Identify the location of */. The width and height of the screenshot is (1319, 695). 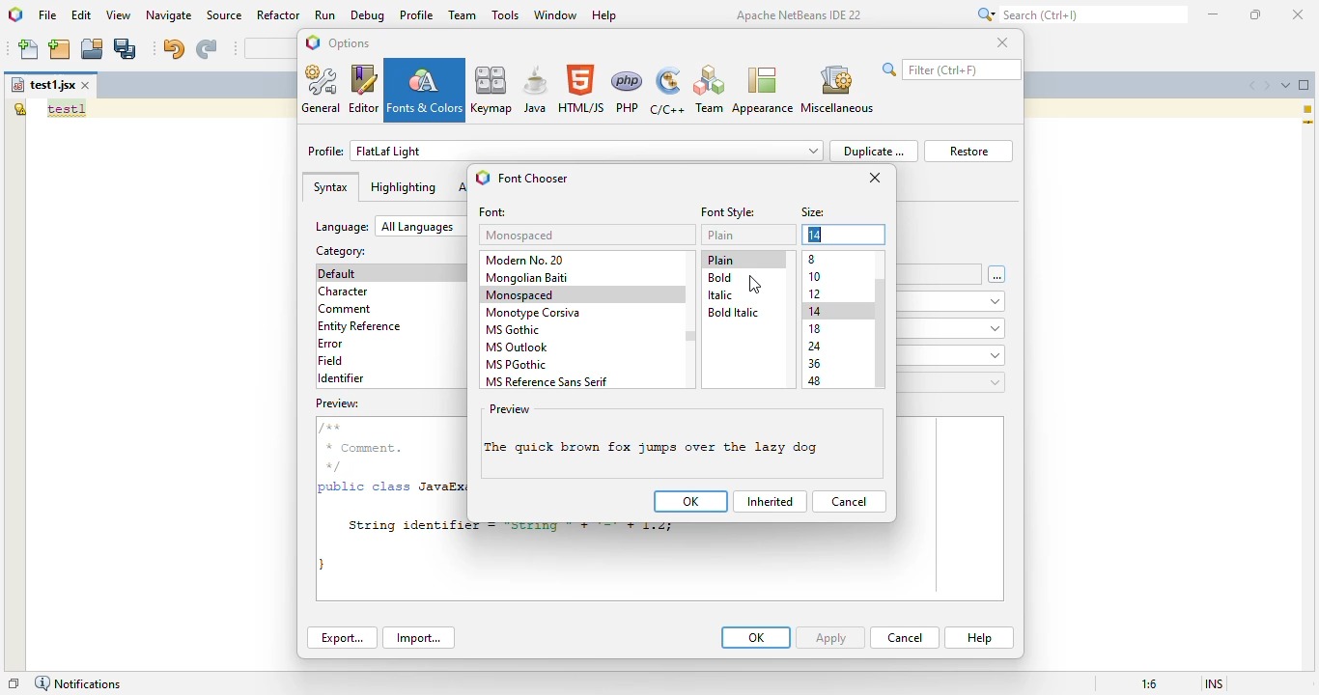
(339, 465).